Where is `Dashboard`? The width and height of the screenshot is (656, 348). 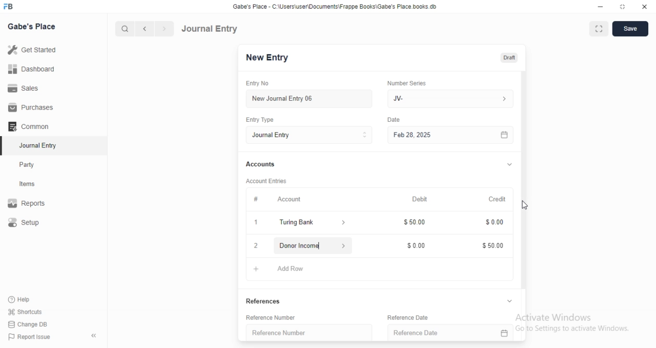
Dashboard is located at coordinates (34, 69).